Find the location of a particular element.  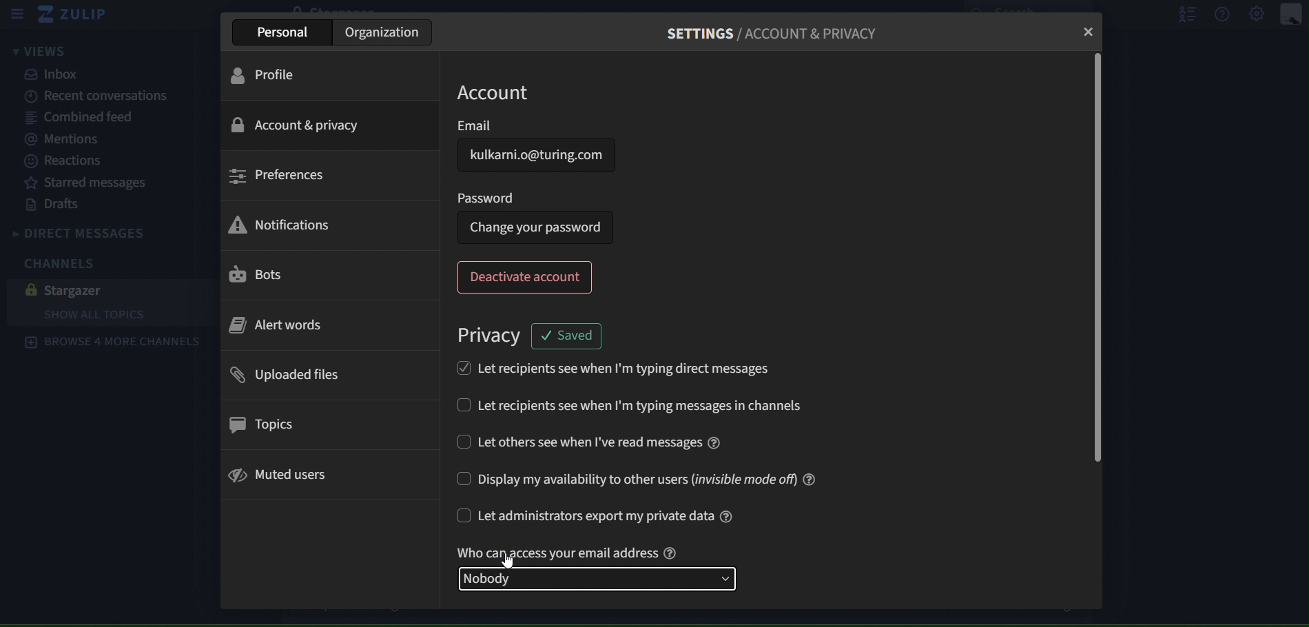

password is located at coordinates (486, 196).